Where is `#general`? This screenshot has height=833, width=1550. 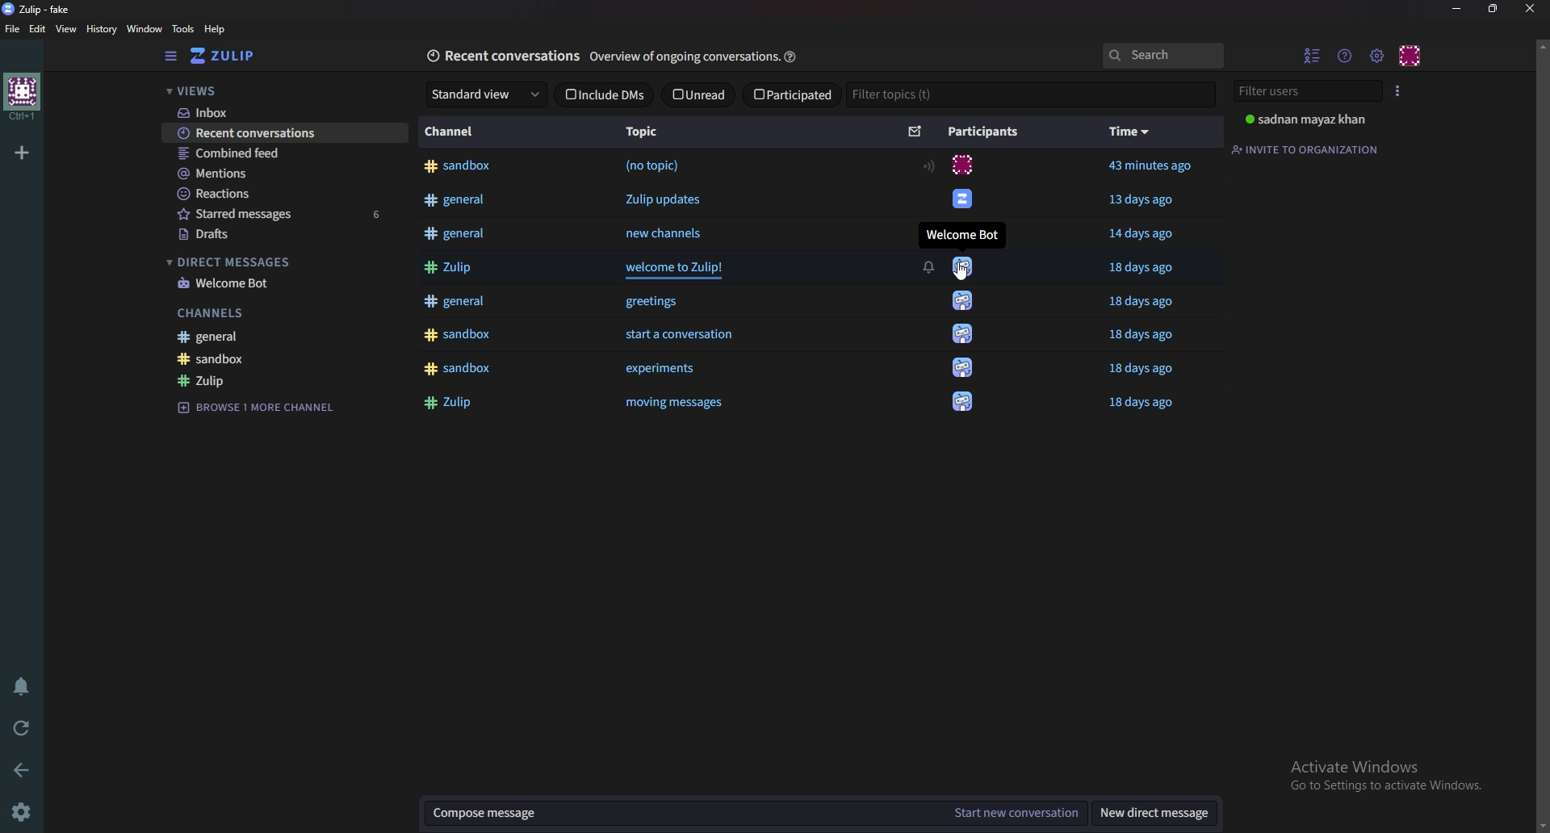 #general is located at coordinates (455, 233).